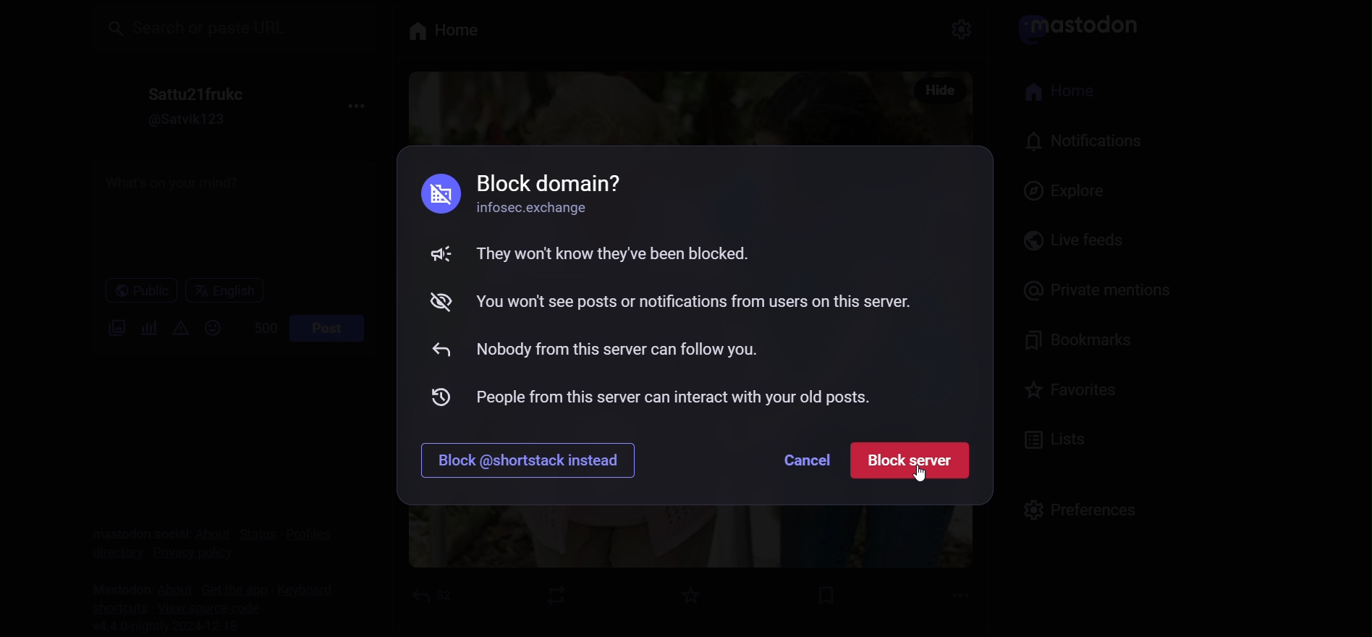 Image resolution: width=1372 pixels, height=637 pixels. Describe the element at coordinates (923, 478) in the screenshot. I see `cursor` at that location.